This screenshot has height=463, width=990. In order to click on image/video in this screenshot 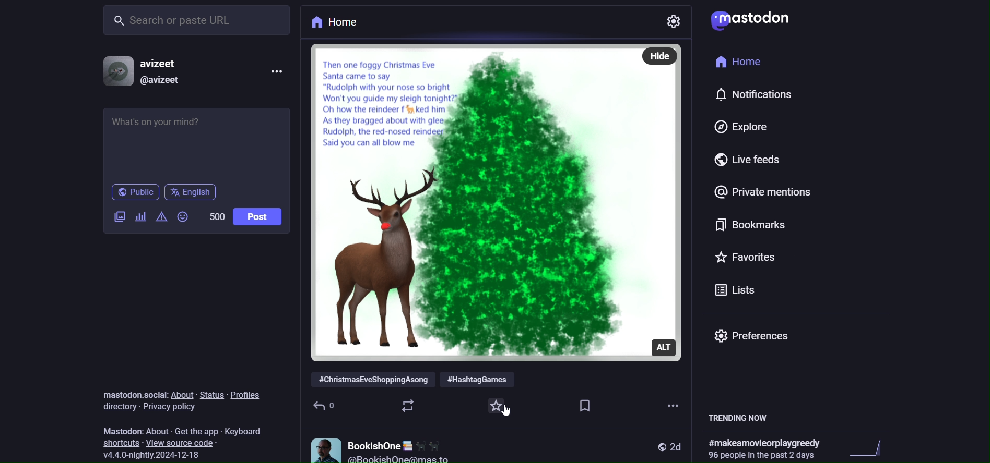, I will do `click(117, 217)`.